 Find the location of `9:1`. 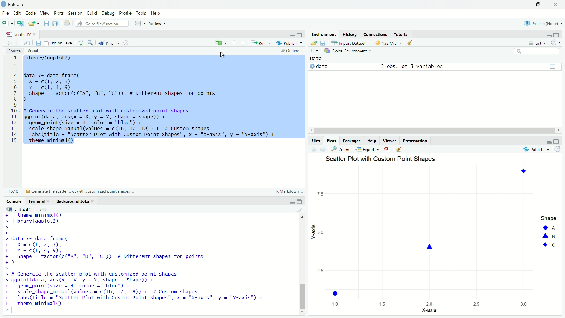

9:1 is located at coordinates (13, 191).